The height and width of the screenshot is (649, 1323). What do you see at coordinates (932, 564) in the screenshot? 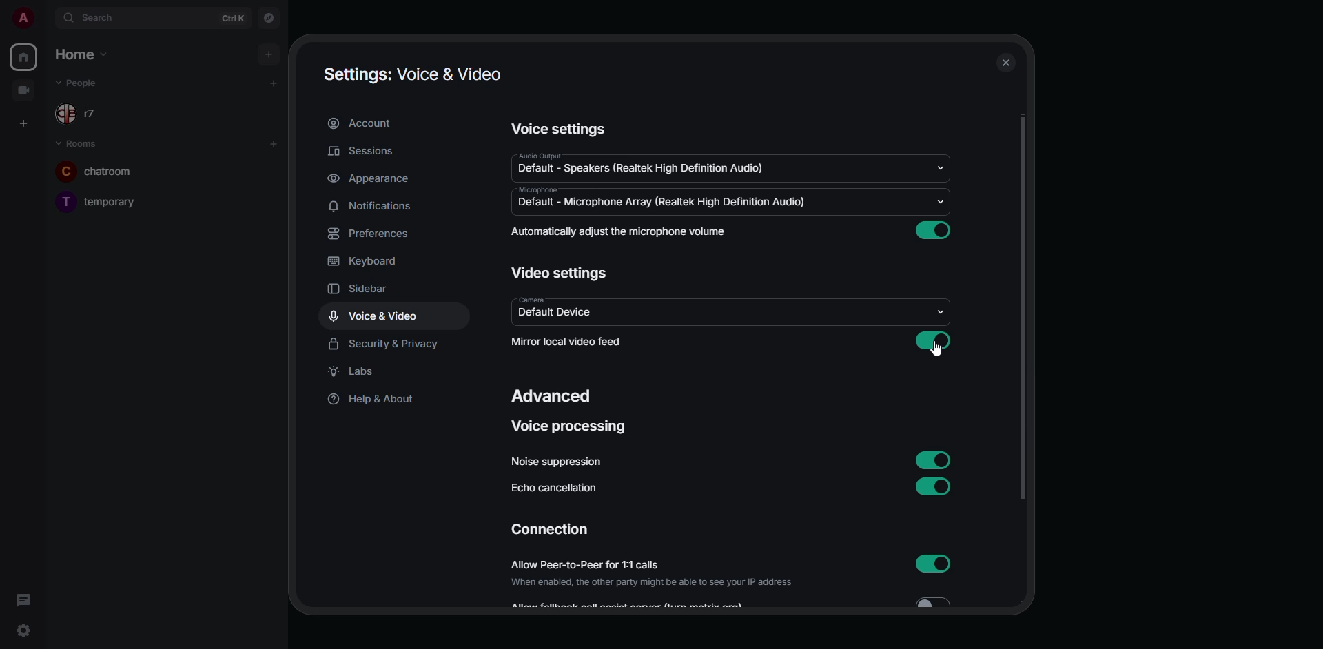
I see `enabled` at bounding box center [932, 564].